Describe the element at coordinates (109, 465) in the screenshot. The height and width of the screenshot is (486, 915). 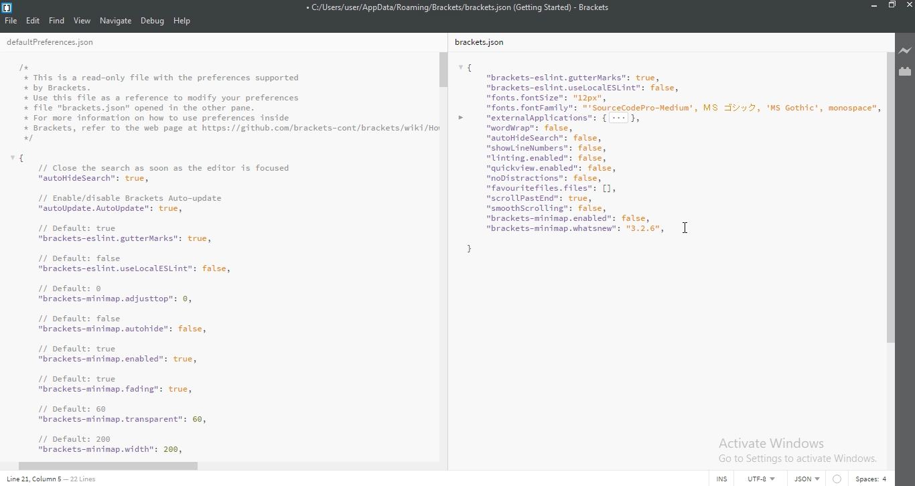
I see `scroll bar` at that location.